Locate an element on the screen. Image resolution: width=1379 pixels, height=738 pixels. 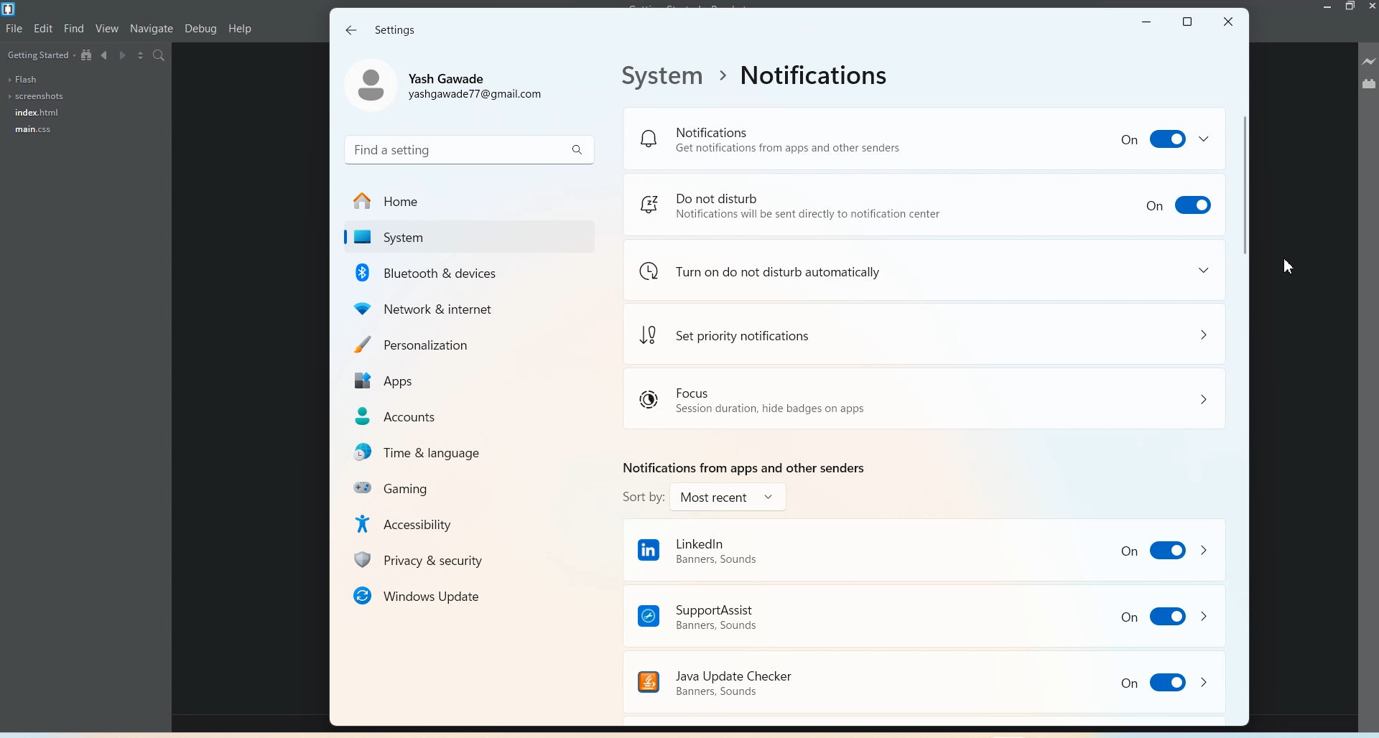
Search bar is located at coordinates (468, 149).